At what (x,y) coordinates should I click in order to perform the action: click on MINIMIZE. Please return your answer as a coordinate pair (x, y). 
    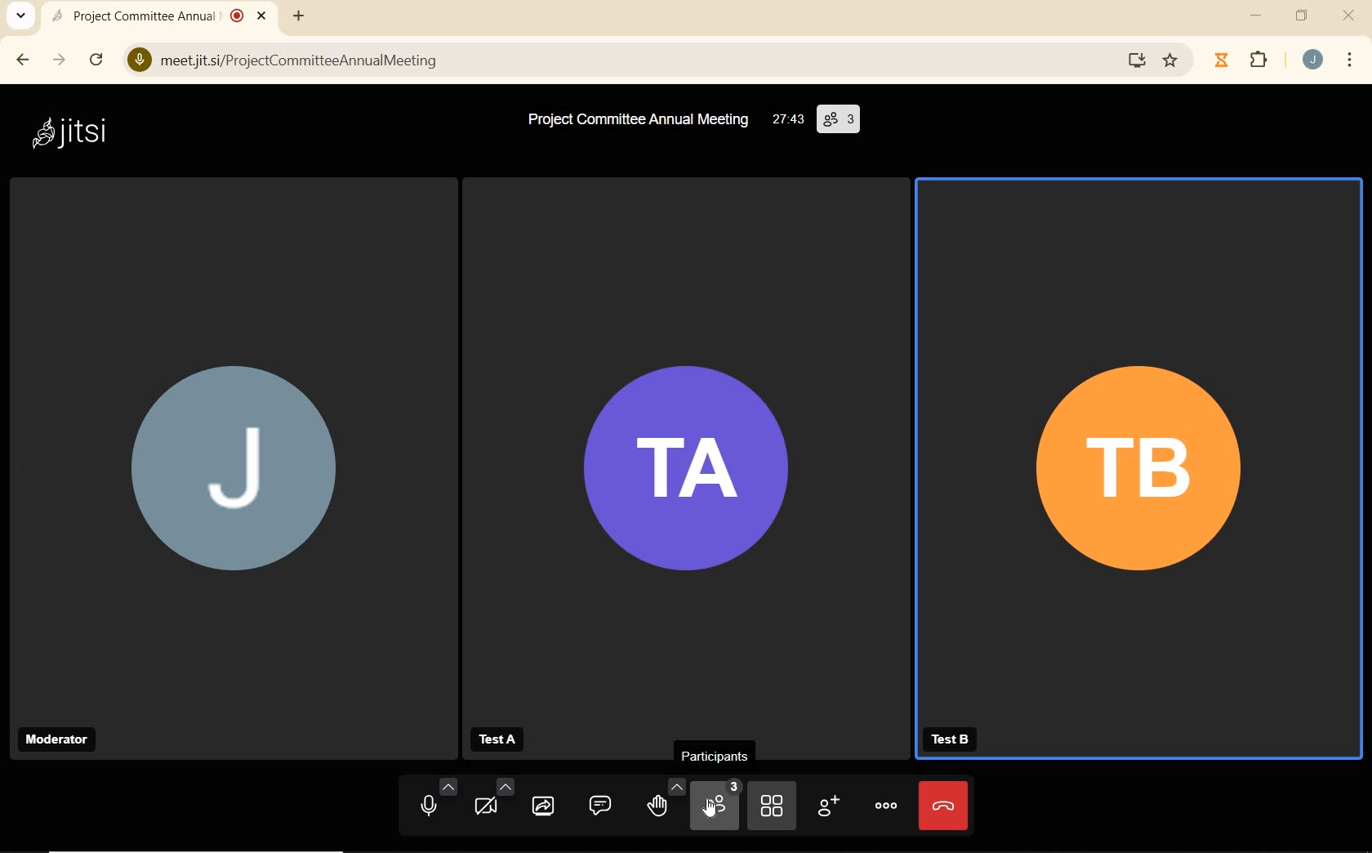
    Looking at the image, I should click on (1258, 18).